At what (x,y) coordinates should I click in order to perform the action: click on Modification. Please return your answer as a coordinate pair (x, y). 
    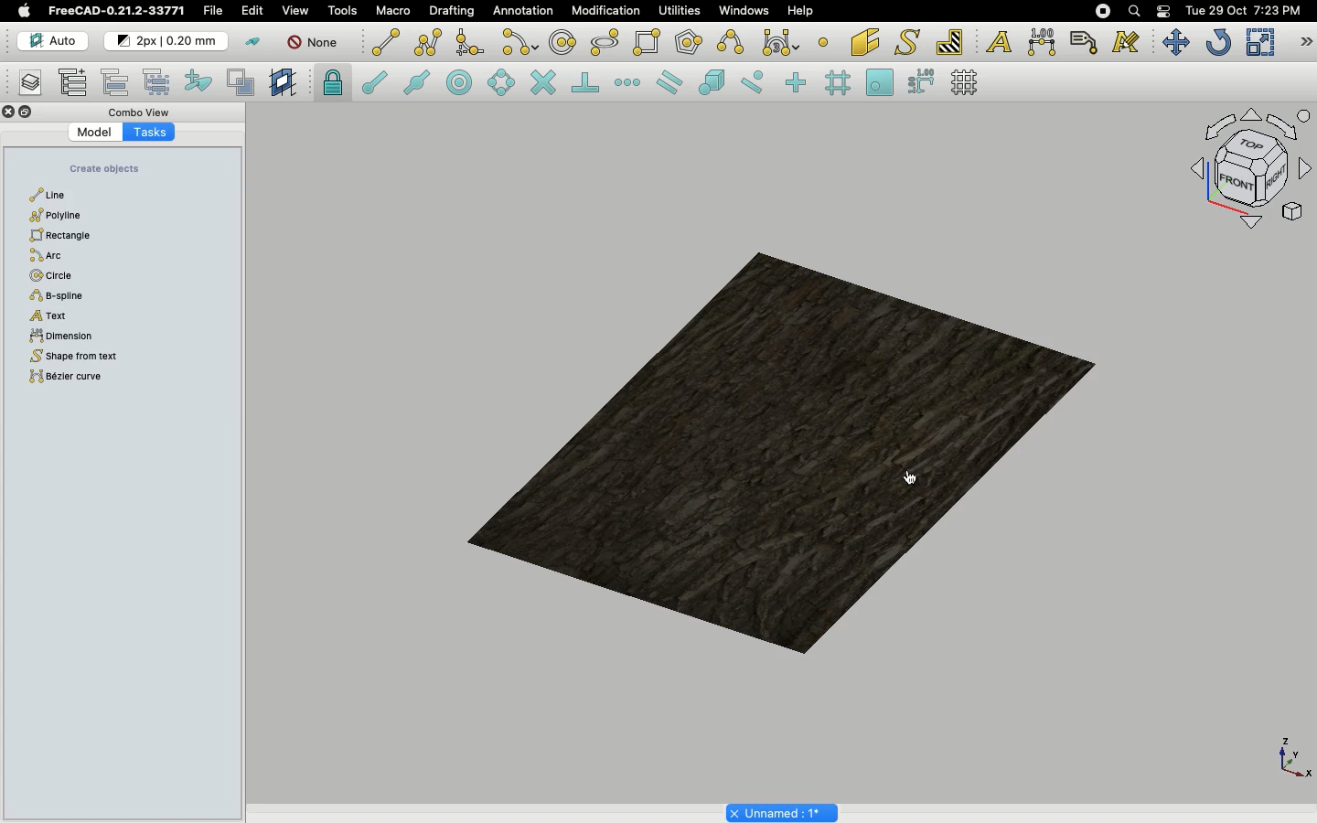
    Looking at the image, I should click on (600, 10).